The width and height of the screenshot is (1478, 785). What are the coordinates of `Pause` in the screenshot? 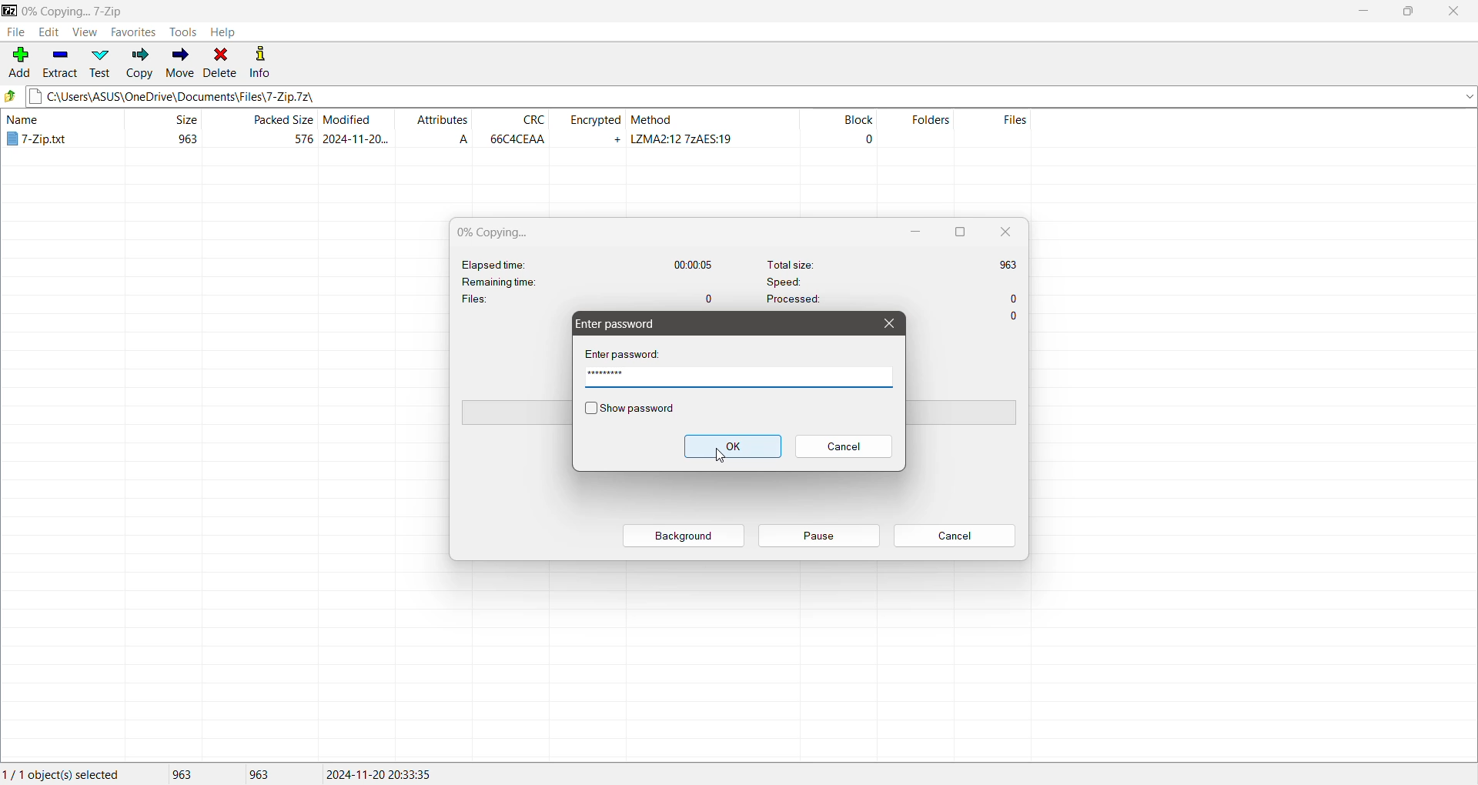 It's located at (818, 536).